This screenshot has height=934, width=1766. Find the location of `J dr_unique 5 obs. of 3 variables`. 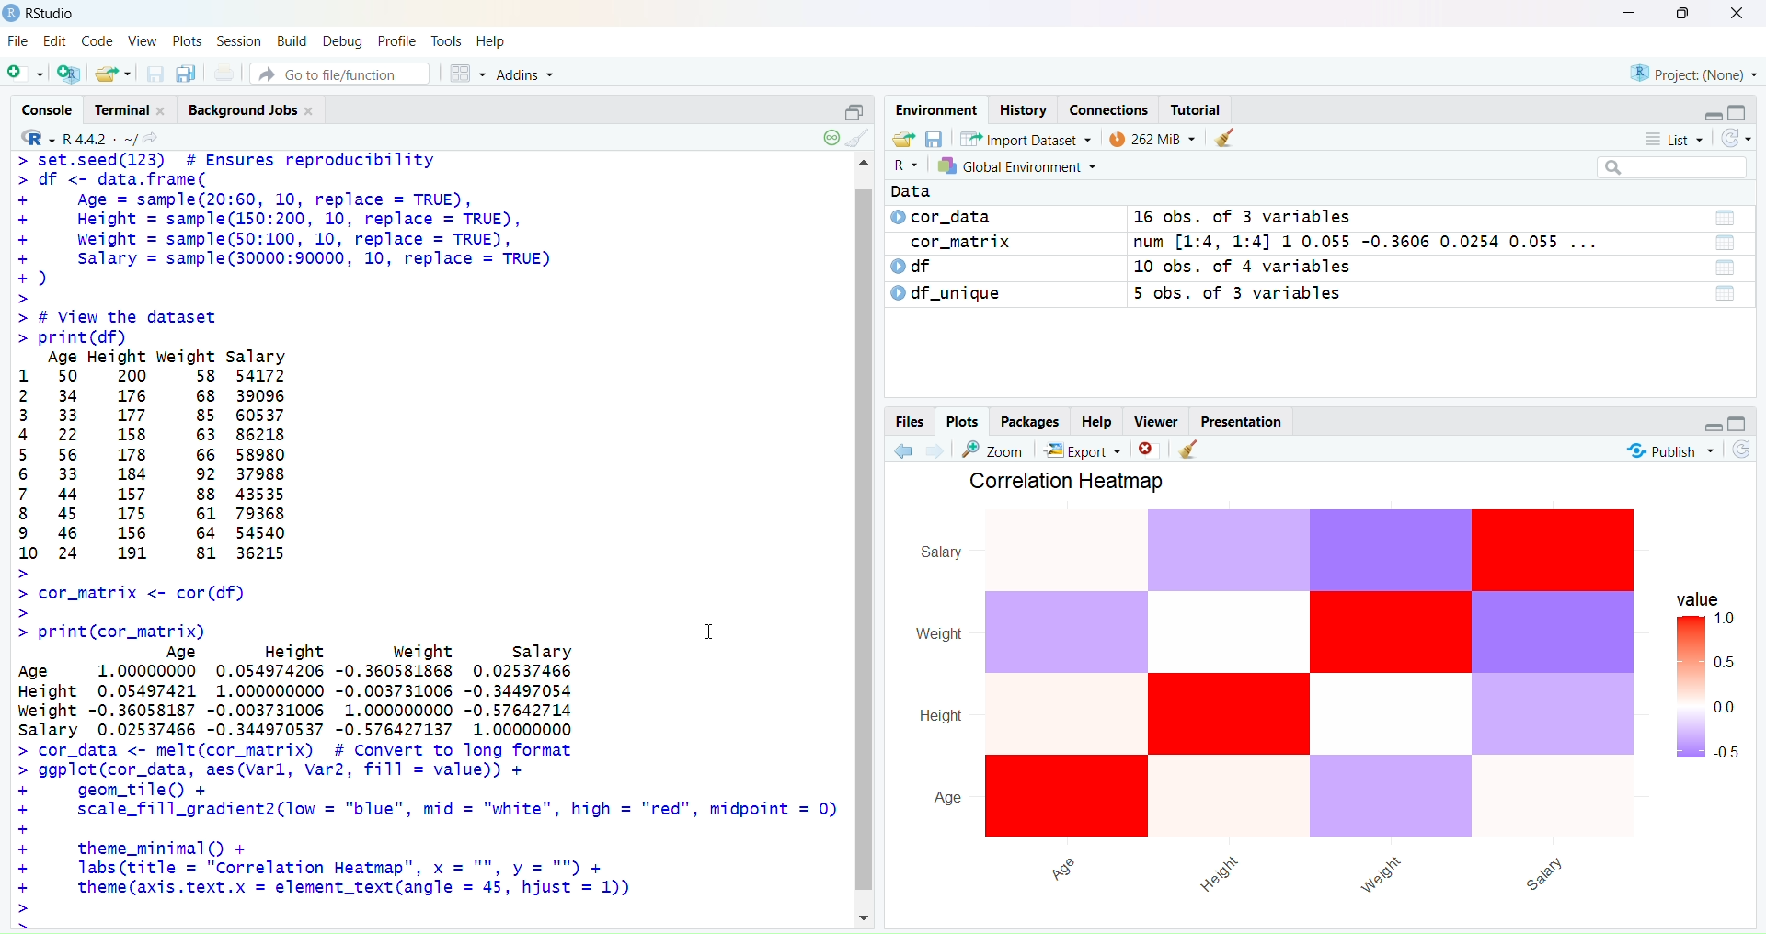

J dr_unique 5 obs. of 3 variables is located at coordinates (1252, 297).